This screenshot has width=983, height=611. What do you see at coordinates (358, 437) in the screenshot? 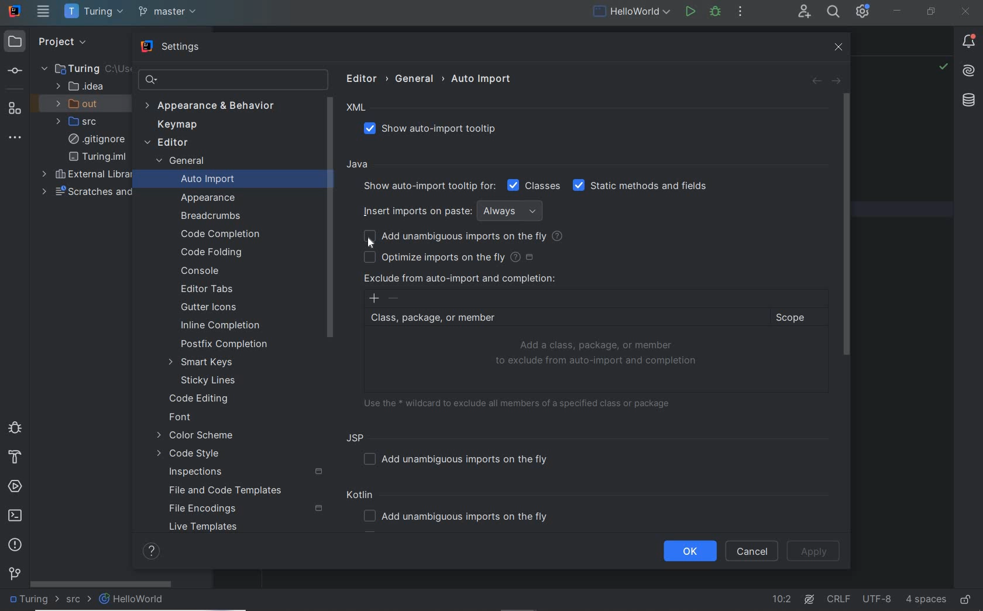
I see `JSP` at bounding box center [358, 437].